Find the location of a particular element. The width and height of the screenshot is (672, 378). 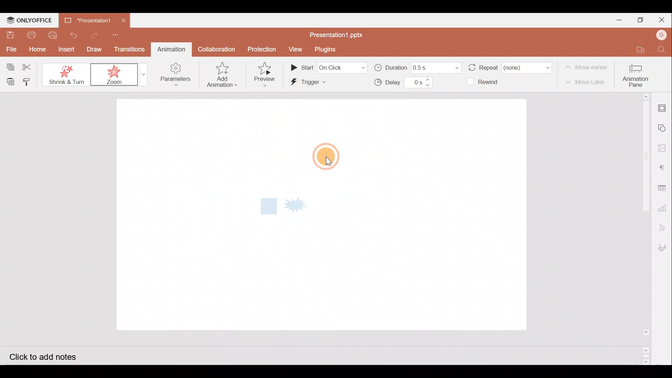

Account name is located at coordinates (659, 35).